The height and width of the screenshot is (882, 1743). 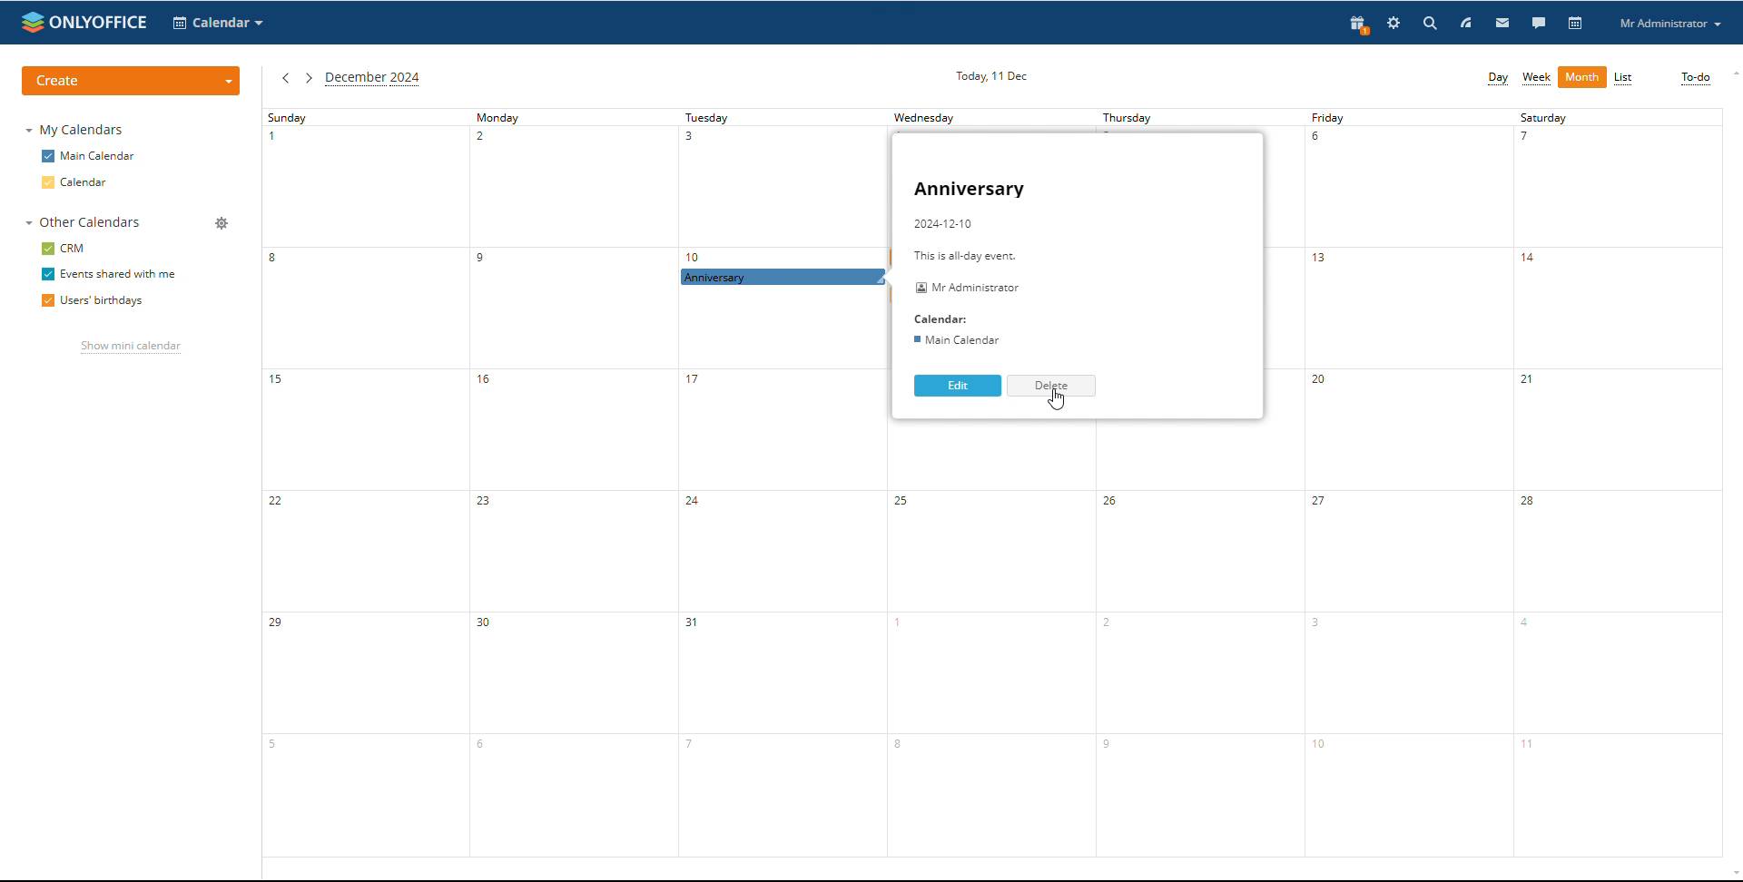 I want to click on settings, so click(x=1394, y=24).